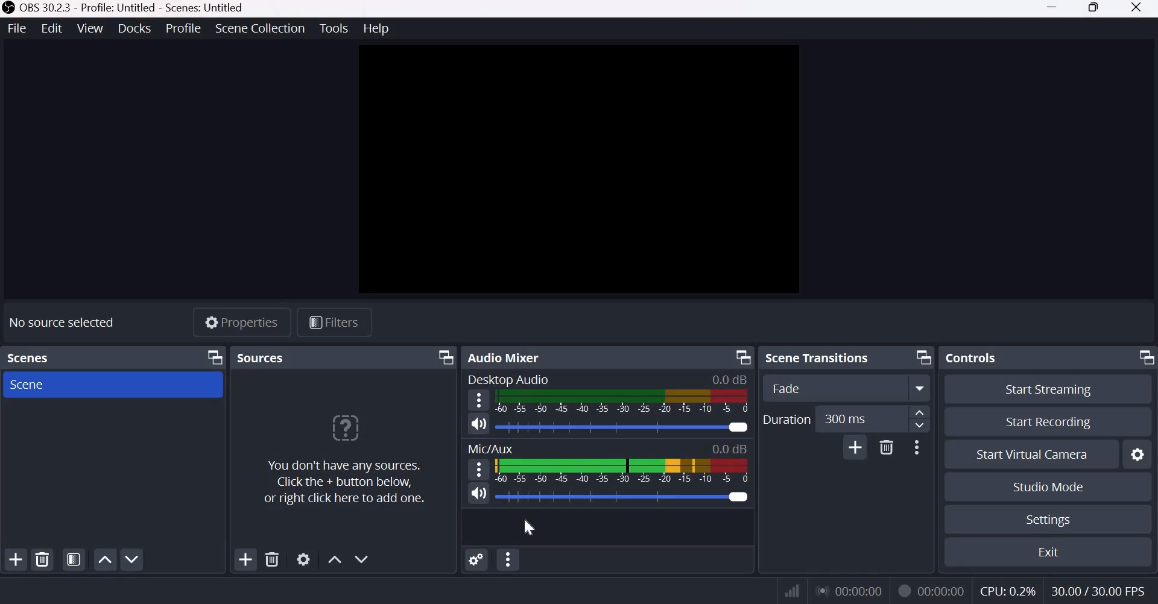 This screenshot has height=604, width=1158. I want to click on Frame Rate (FPS), so click(1097, 589).